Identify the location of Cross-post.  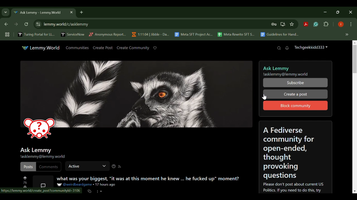
(89, 191).